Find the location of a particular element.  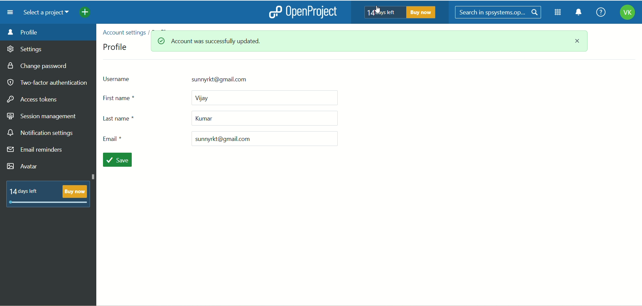

save is located at coordinates (120, 160).